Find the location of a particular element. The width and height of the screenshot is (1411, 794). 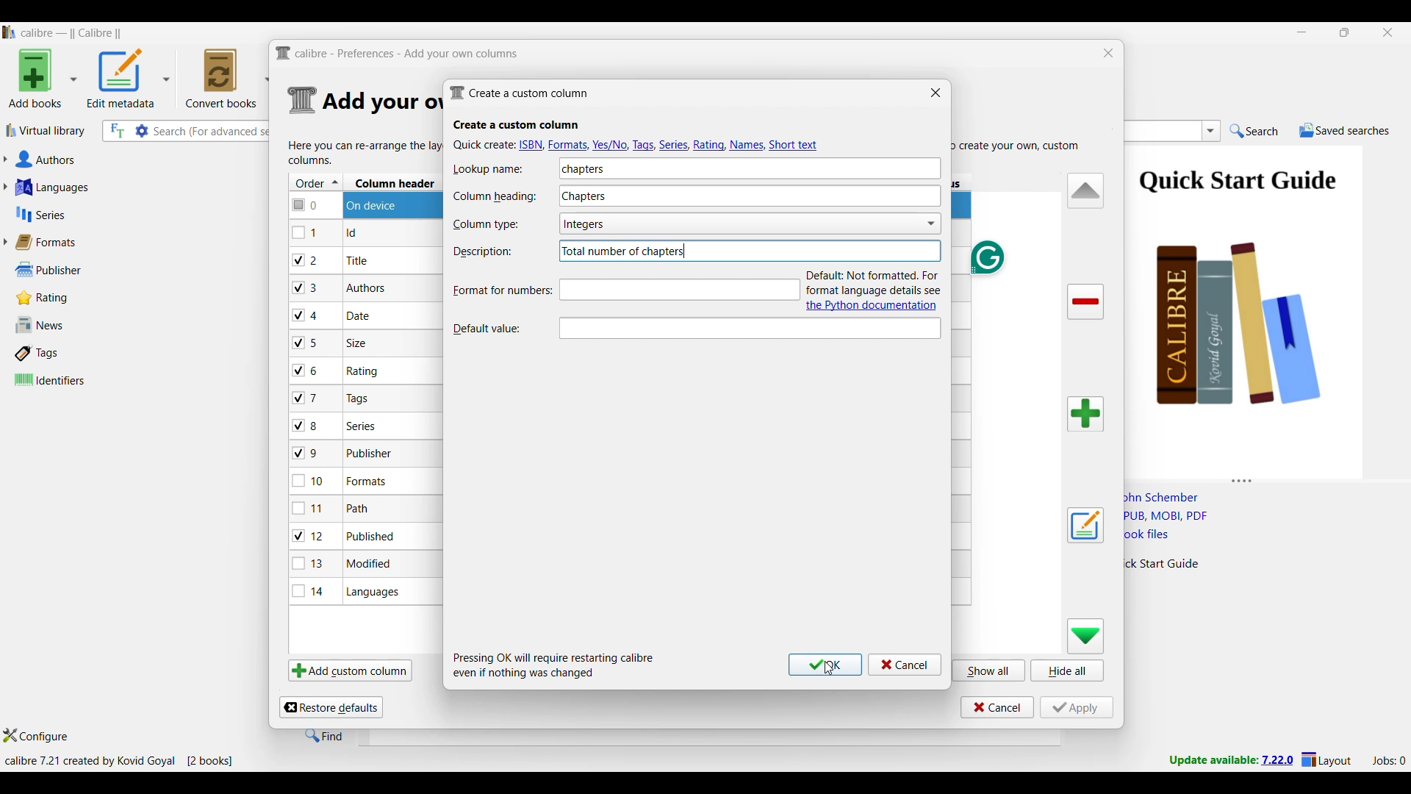

checkbox - 10 is located at coordinates (311, 482).